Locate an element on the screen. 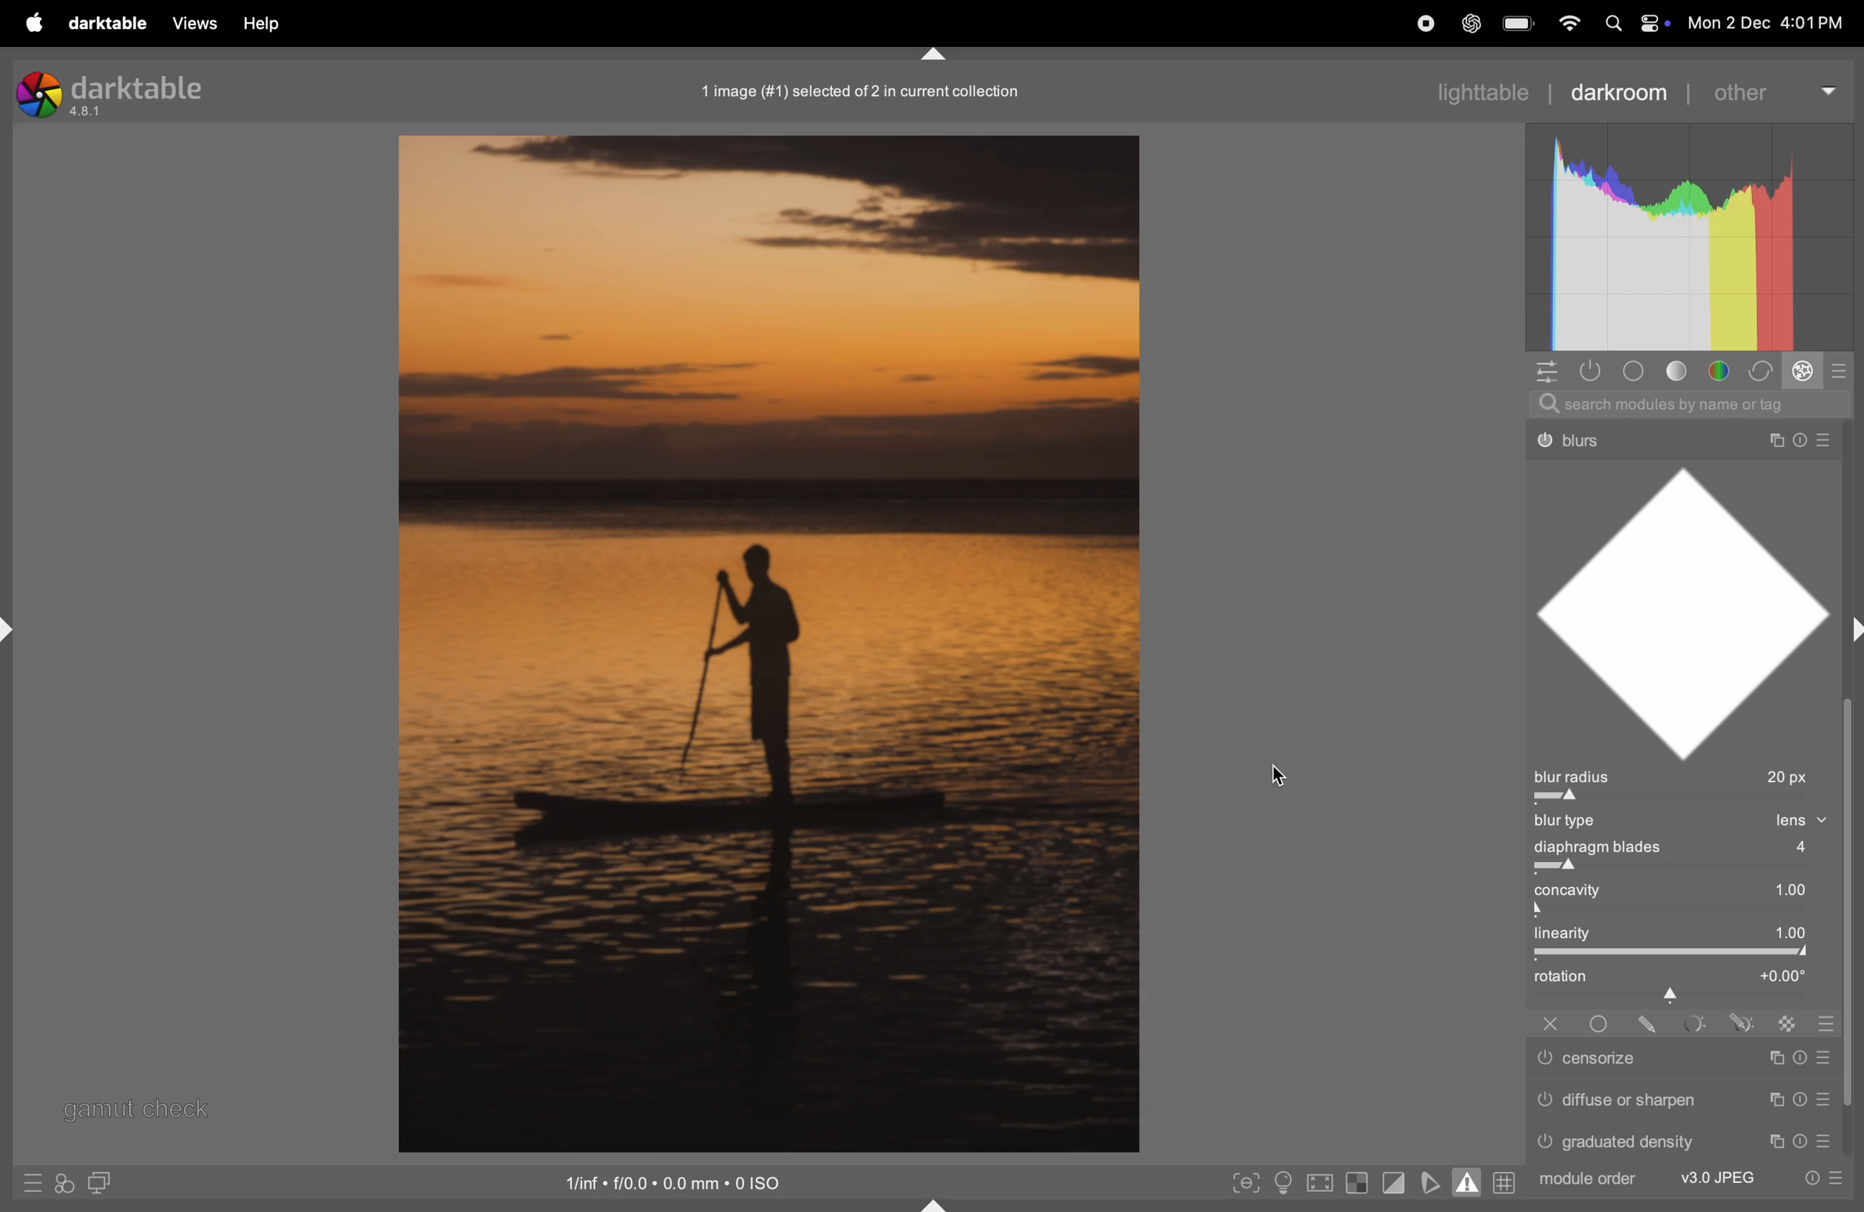  apple menu is located at coordinates (37, 23).